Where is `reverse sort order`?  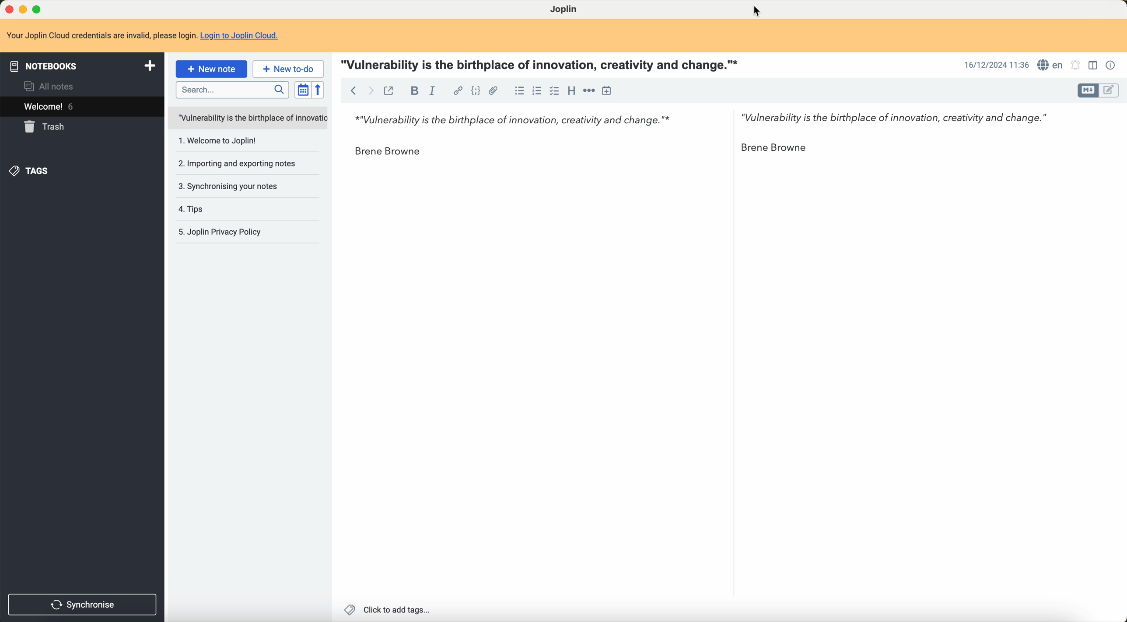
reverse sort order is located at coordinates (319, 90).